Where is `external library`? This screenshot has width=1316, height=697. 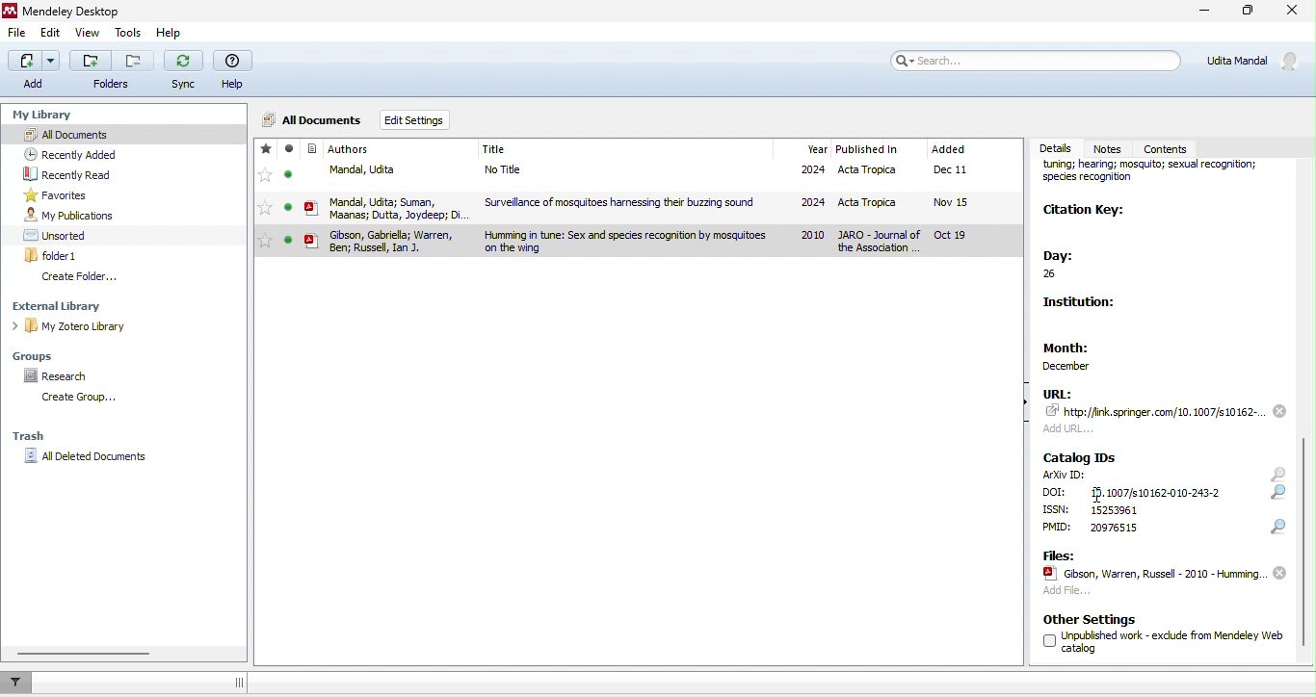
external library is located at coordinates (66, 306).